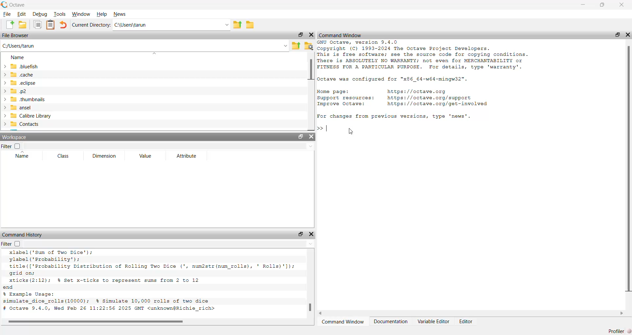 This screenshot has height=335, width=632. I want to click on Name, so click(22, 155).